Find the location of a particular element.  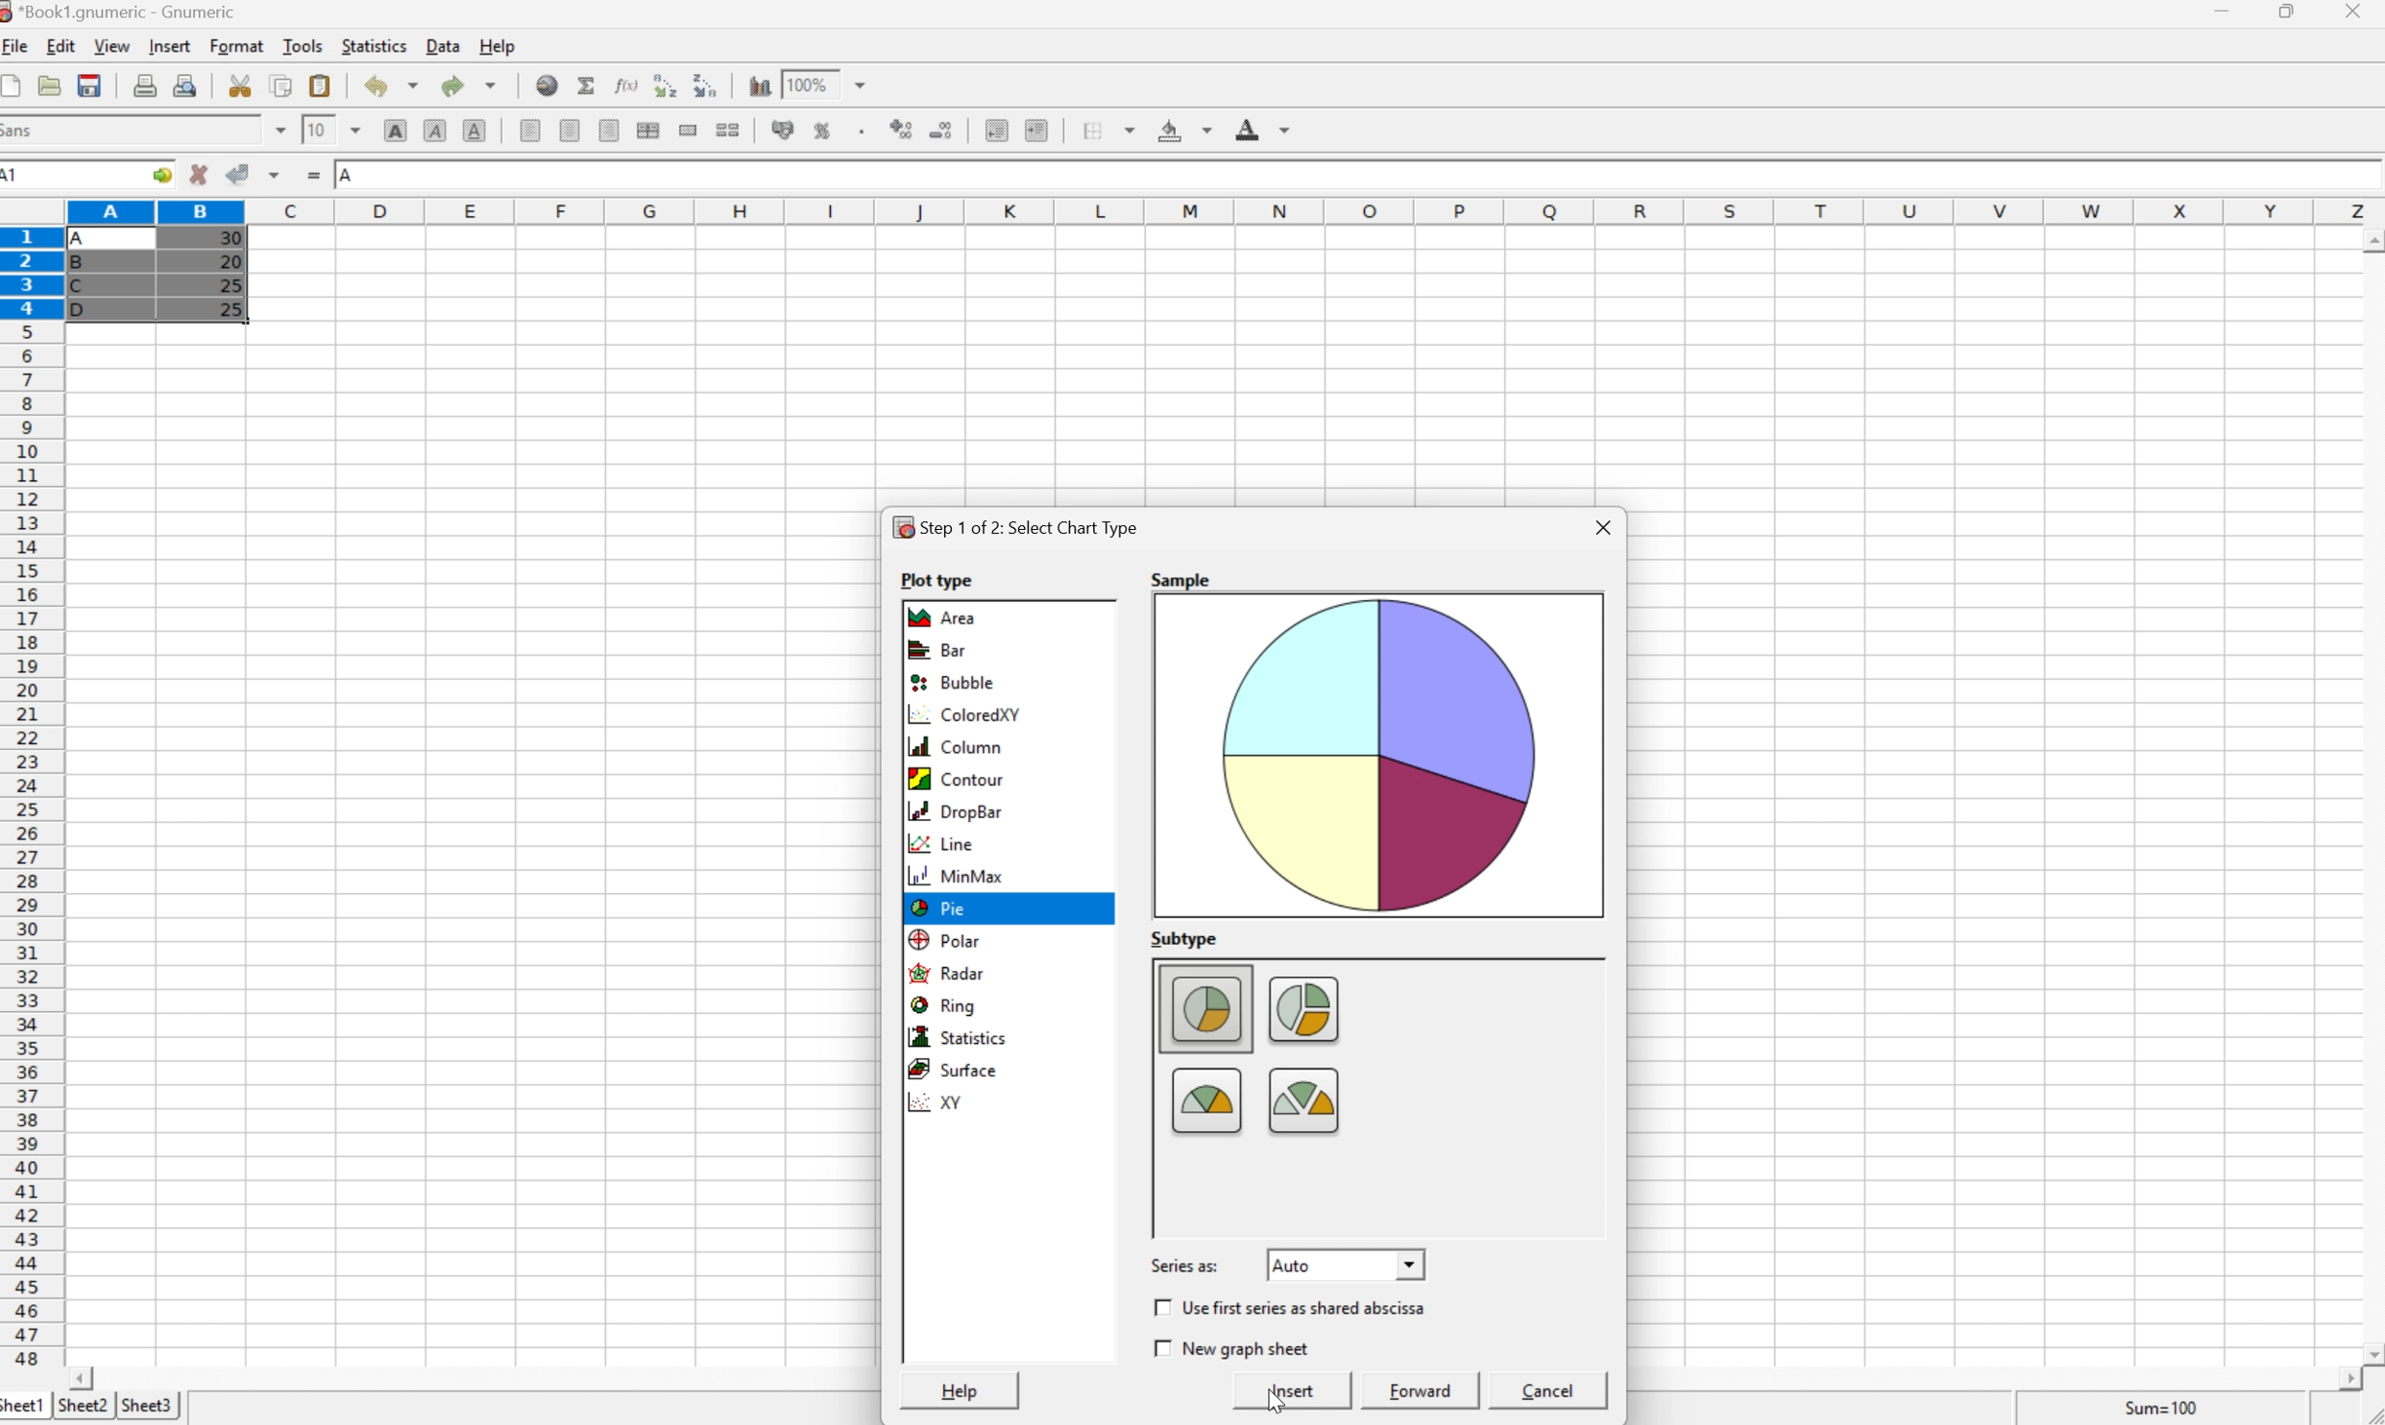

Merge a range of cells is located at coordinates (689, 132).